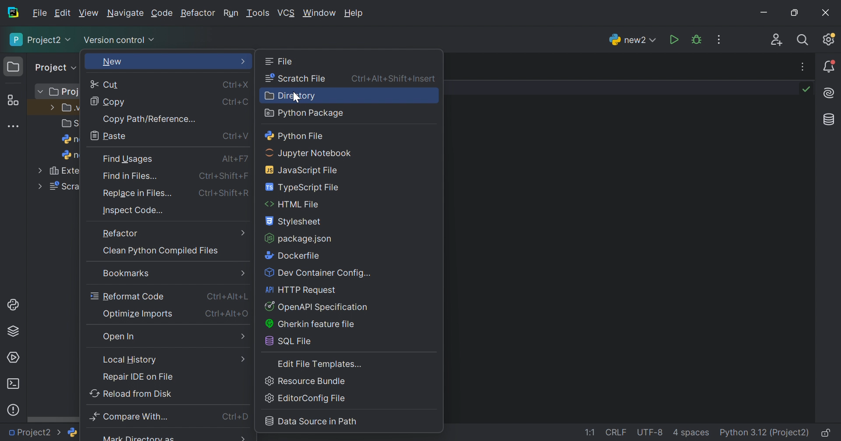 The width and height of the screenshot is (841, 441). I want to click on Tool, so click(258, 14).